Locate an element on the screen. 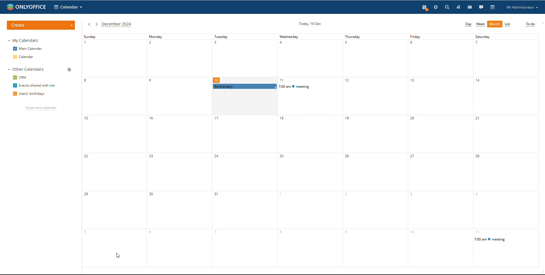  select application is located at coordinates (68, 7).